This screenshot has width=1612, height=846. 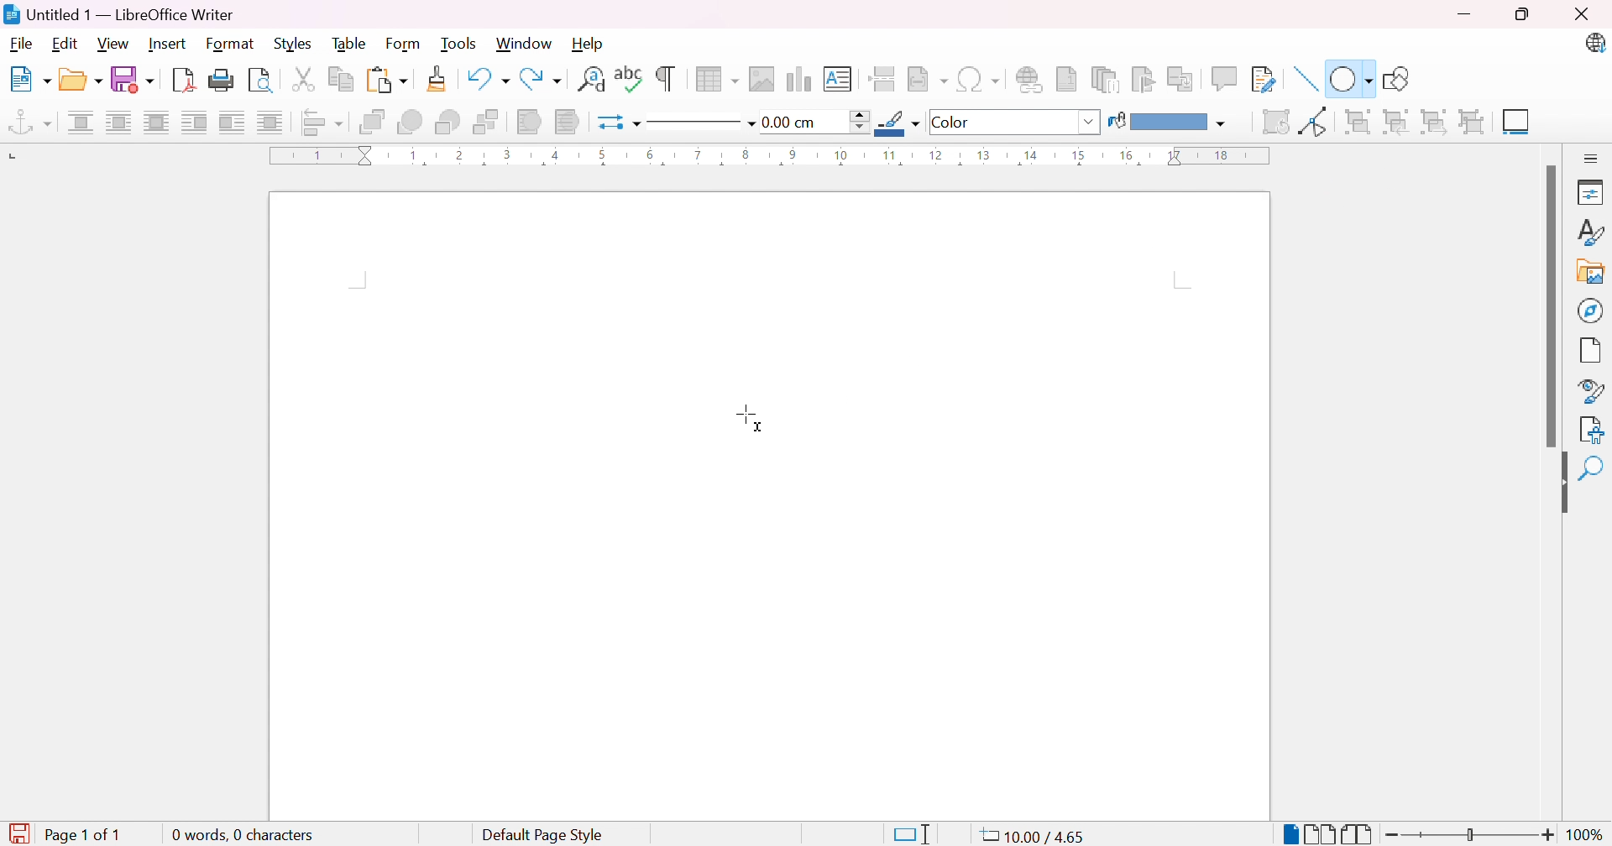 I want to click on Redo, so click(x=542, y=79).